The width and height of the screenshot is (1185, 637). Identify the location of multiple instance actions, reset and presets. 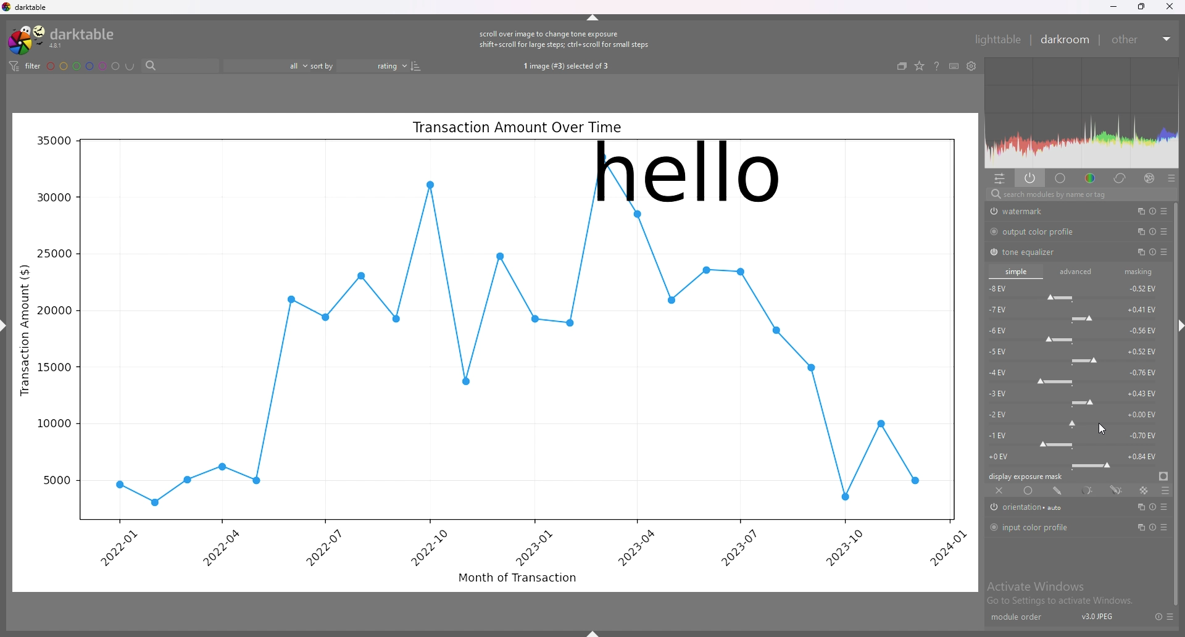
(1153, 233).